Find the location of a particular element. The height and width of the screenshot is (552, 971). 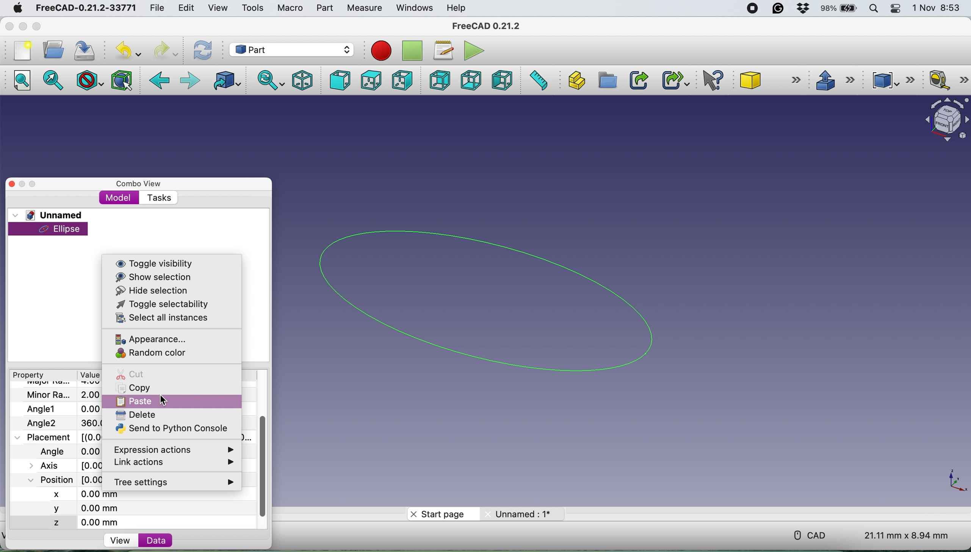

bounding box is located at coordinates (121, 80).